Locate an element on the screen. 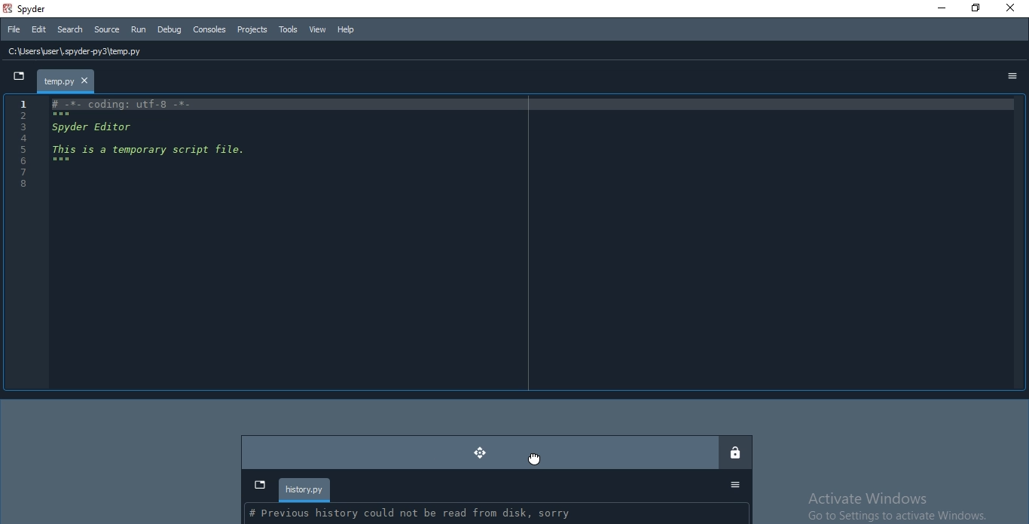 The width and height of the screenshot is (1029, 524). history.py is located at coordinates (304, 489).